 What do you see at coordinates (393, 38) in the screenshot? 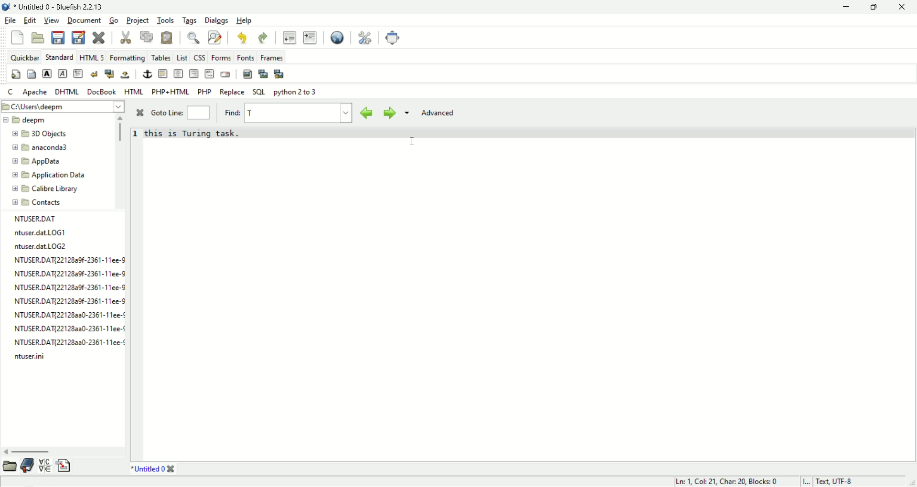
I see `fullscreen` at bounding box center [393, 38].